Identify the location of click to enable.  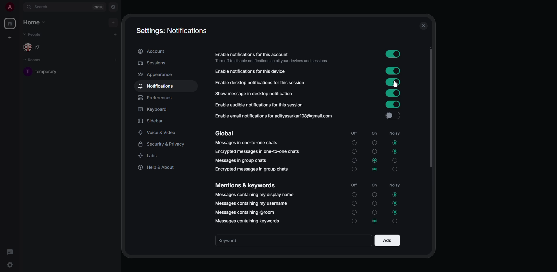
(393, 115).